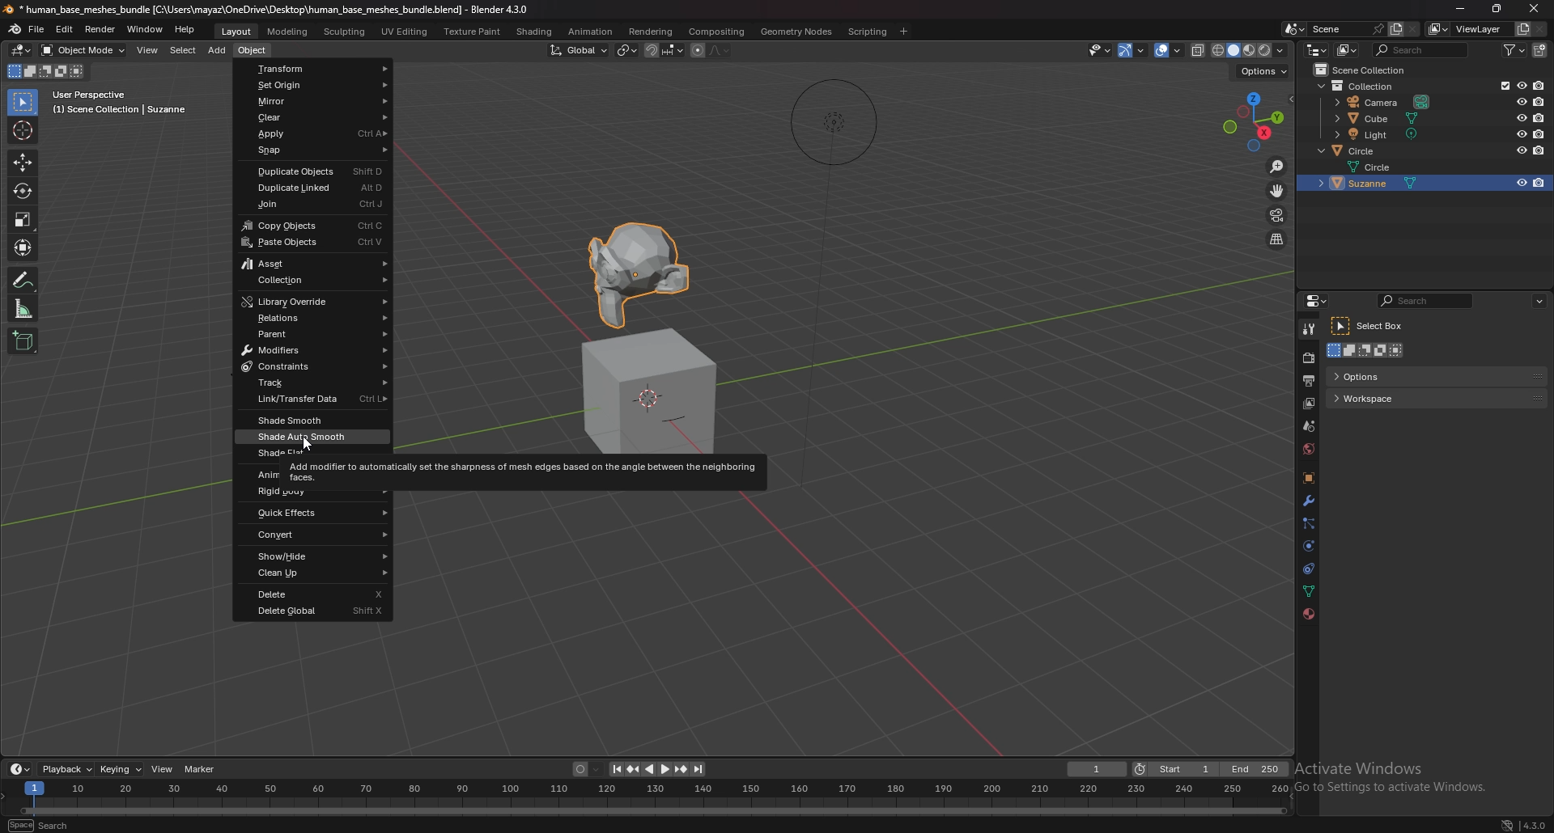 This screenshot has height=833, width=1554. What do you see at coordinates (1392, 375) in the screenshot?
I see `options` at bounding box center [1392, 375].